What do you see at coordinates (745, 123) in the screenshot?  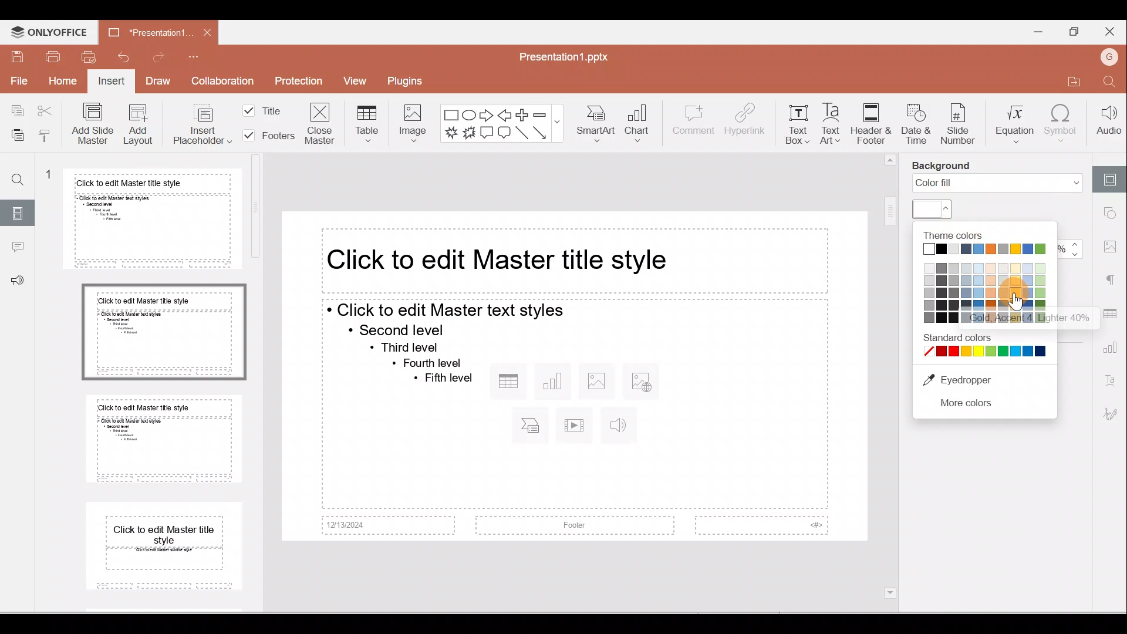 I see `Hyperlink` at bounding box center [745, 123].